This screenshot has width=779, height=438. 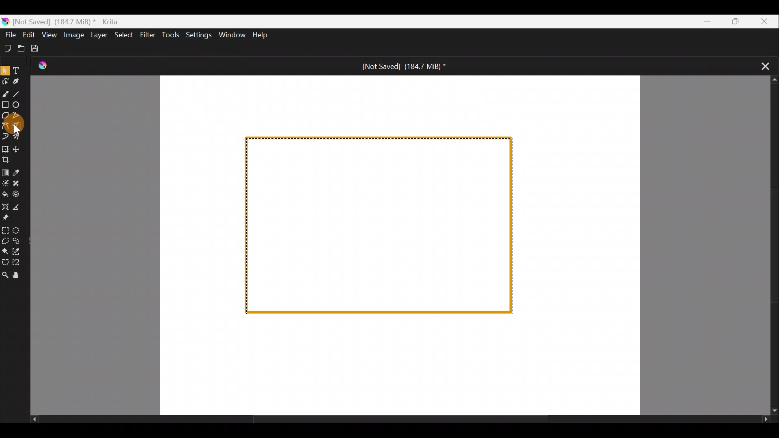 I want to click on Window, so click(x=230, y=36).